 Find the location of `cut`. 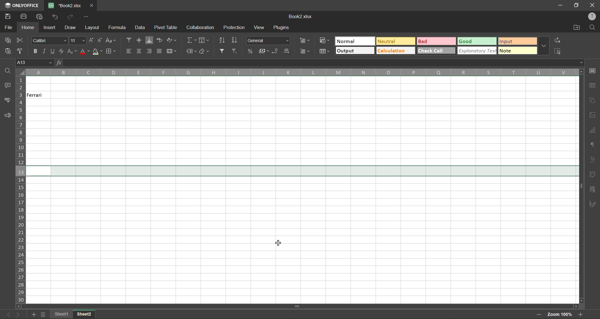

cut is located at coordinates (20, 41).